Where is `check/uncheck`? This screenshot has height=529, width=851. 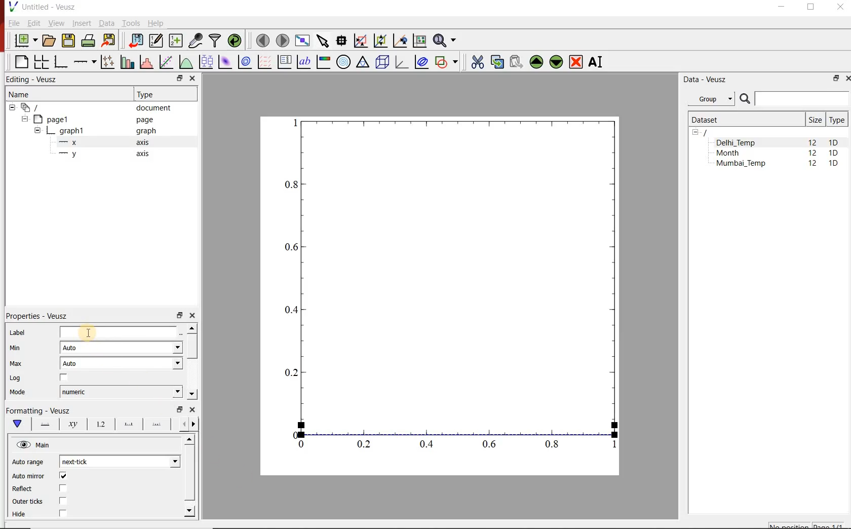 check/uncheck is located at coordinates (63, 501).